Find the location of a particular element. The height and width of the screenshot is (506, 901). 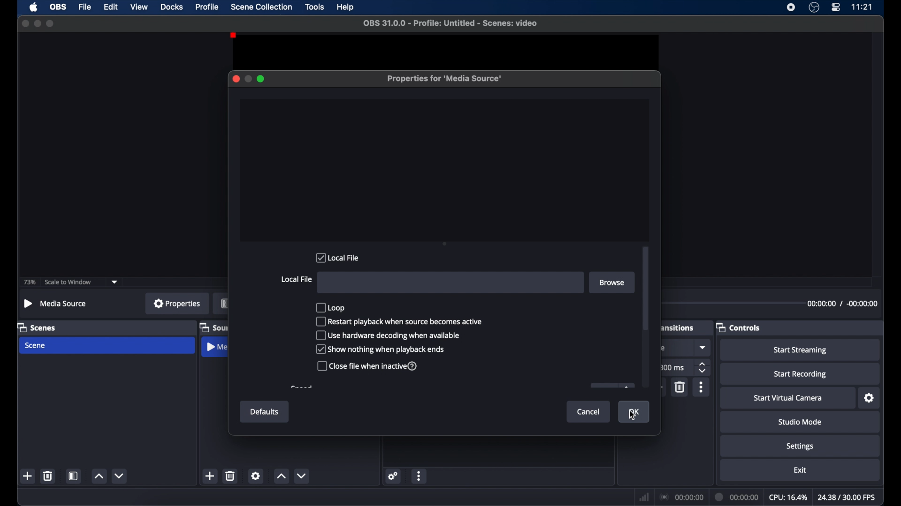

use hardware decoding when available is located at coordinates (388, 335).